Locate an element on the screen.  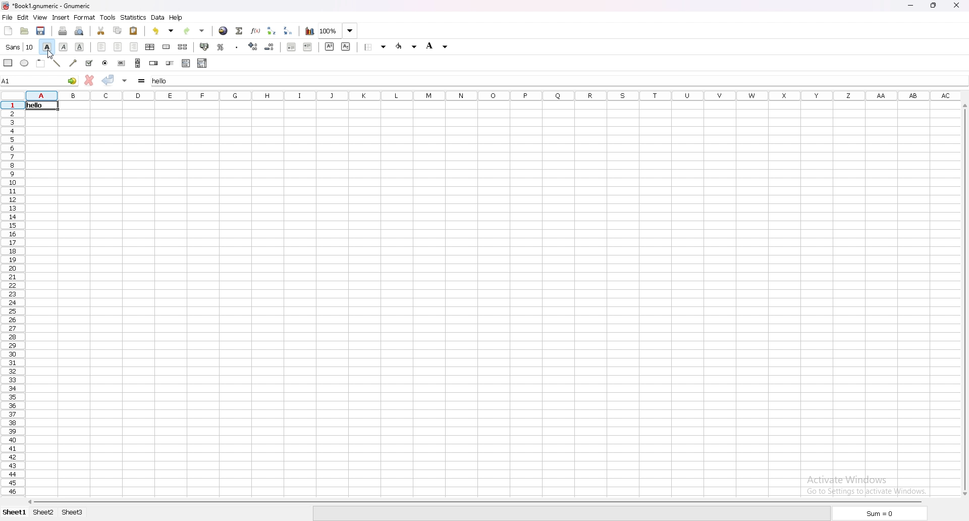
hello is located at coordinates (169, 82).